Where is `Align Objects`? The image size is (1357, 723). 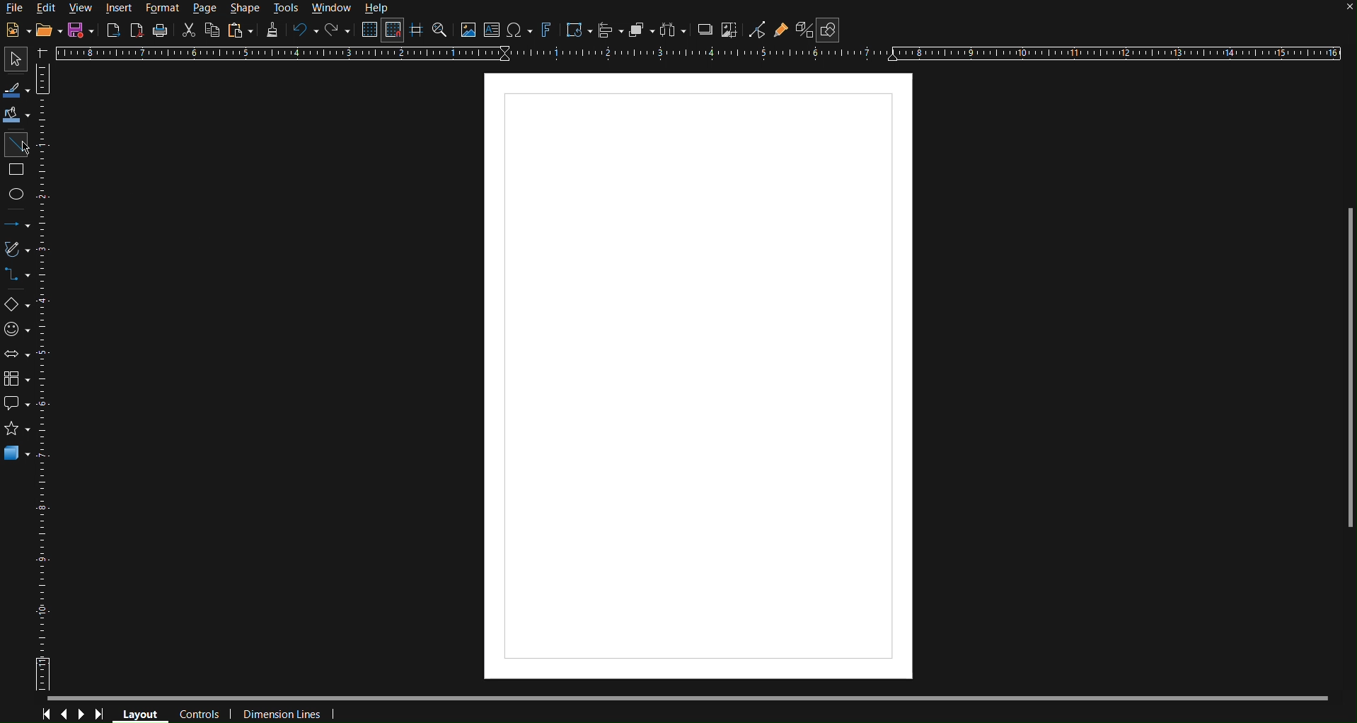 Align Objects is located at coordinates (611, 30).